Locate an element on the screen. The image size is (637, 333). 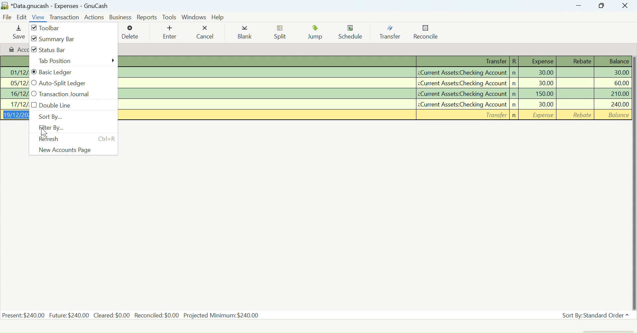
Cancel is located at coordinates (205, 33).